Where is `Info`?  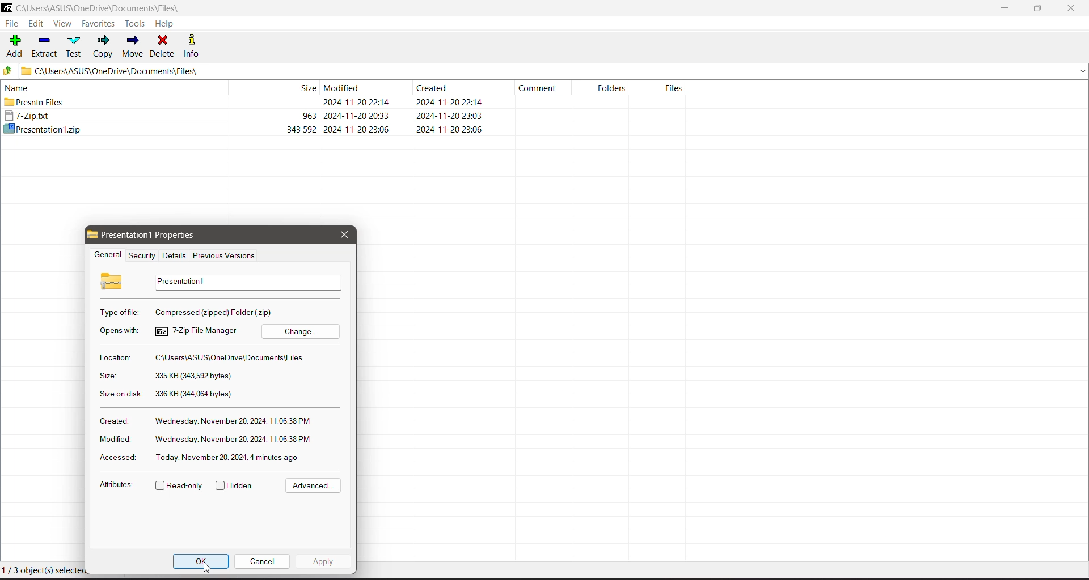
Info is located at coordinates (196, 45).